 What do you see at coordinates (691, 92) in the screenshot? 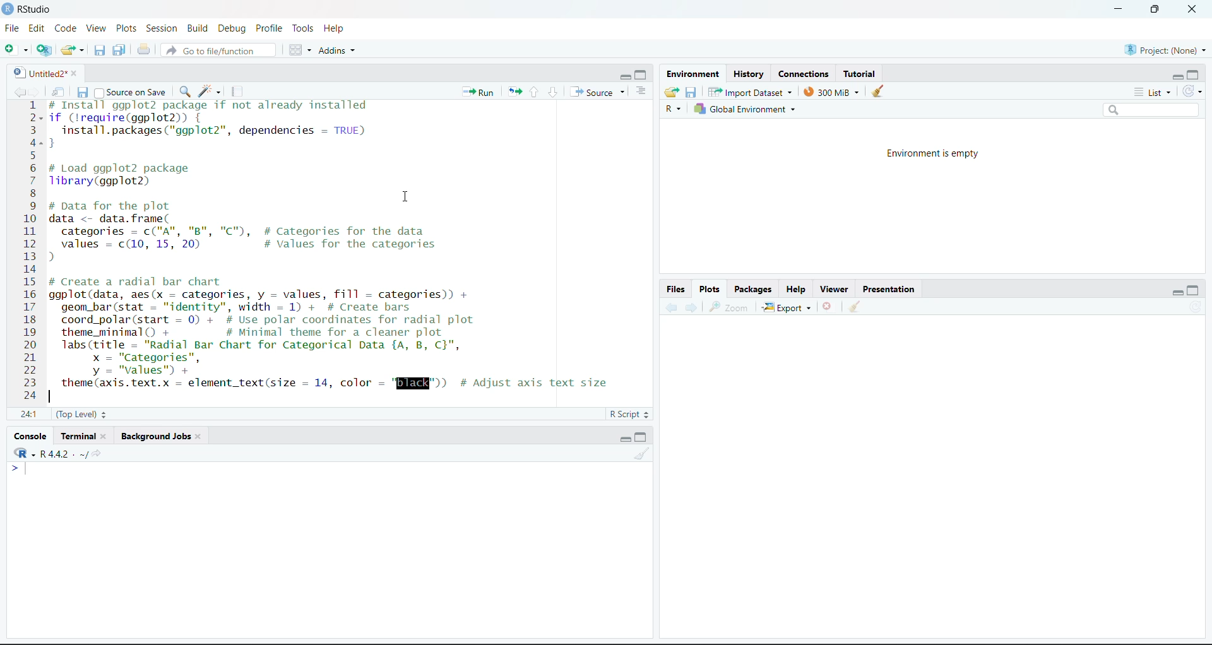
I see `save` at bounding box center [691, 92].